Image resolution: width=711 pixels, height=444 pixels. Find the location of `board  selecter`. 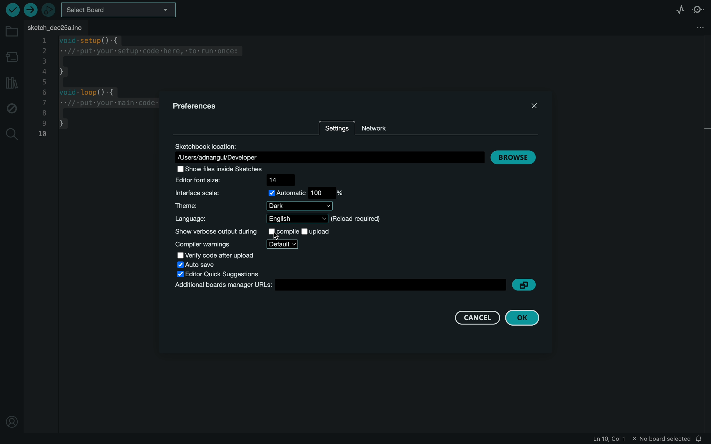

board  selecter is located at coordinates (124, 9).